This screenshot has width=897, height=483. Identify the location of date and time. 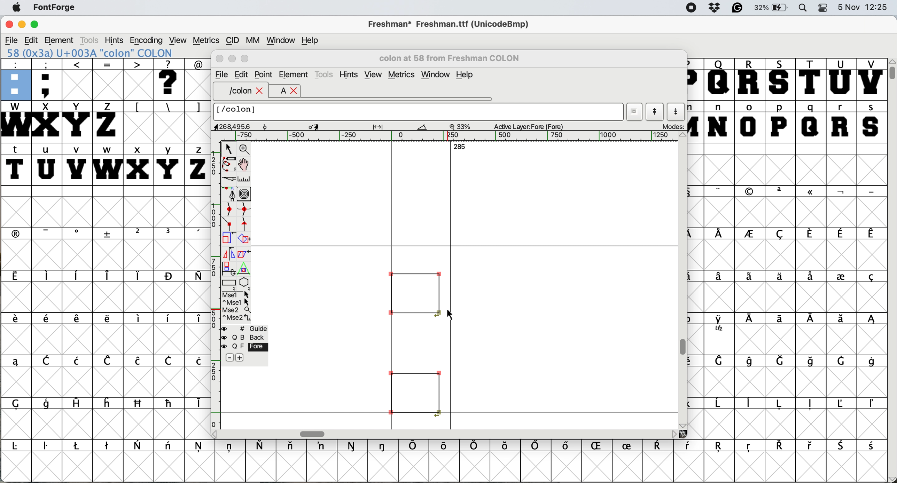
(864, 7).